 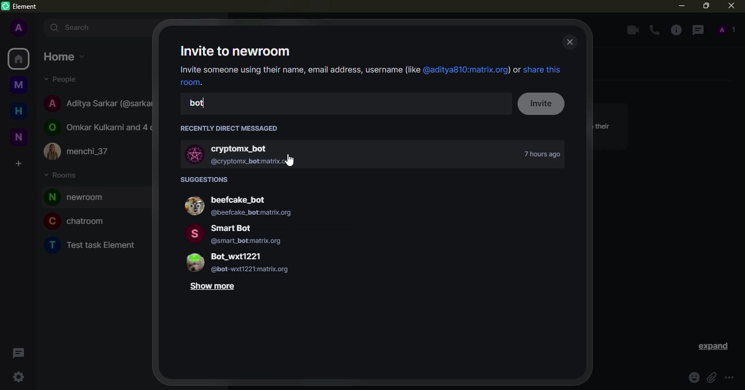 What do you see at coordinates (237, 263) in the screenshot?
I see `Bot_wxt1221
@bot-wxt1221:matrix.org` at bounding box center [237, 263].